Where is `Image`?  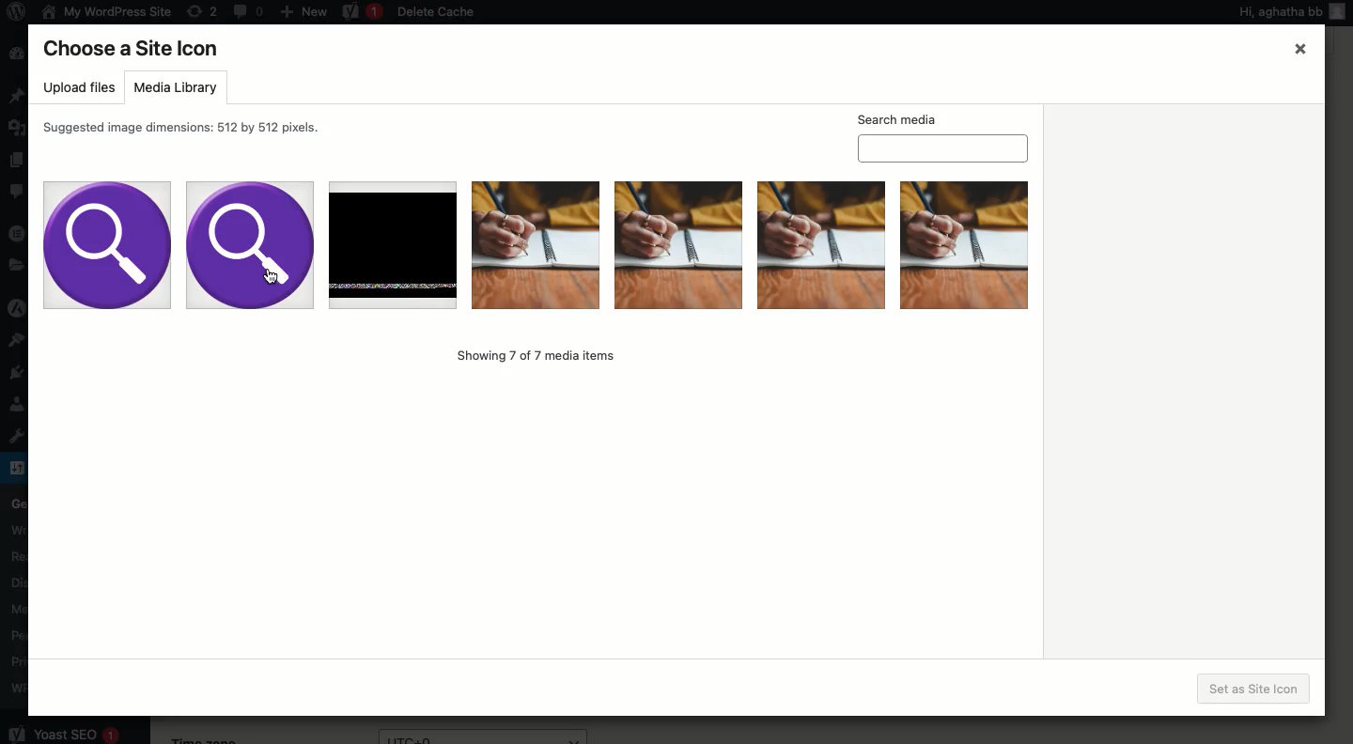
Image is located at coordinates (676, 244).